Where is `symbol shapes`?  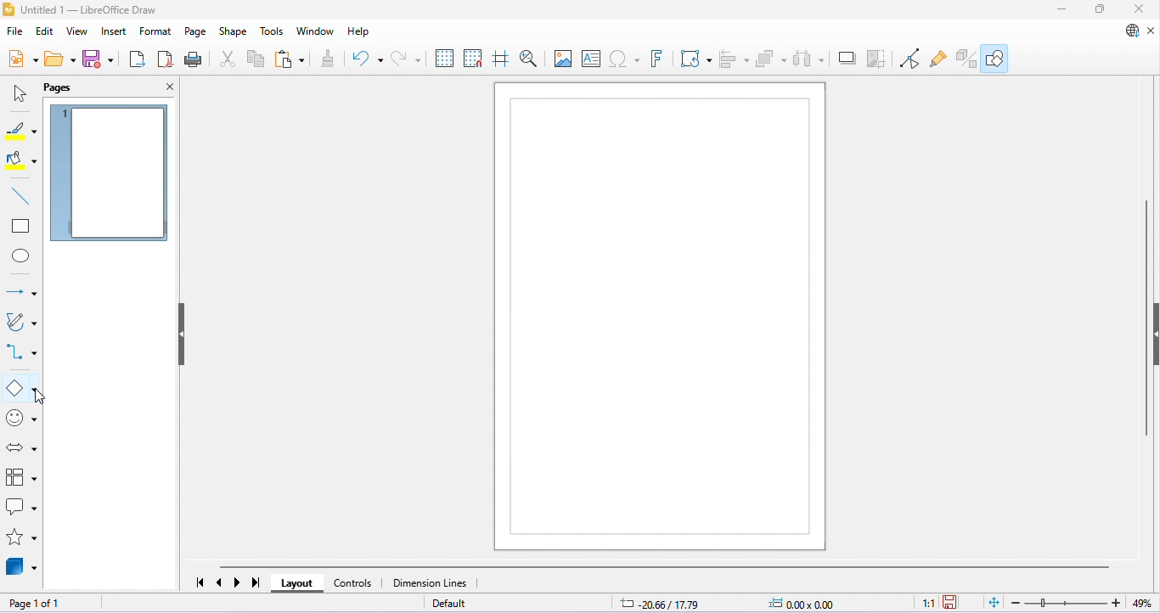 symbol shapes is located at coordinates (22, 419).